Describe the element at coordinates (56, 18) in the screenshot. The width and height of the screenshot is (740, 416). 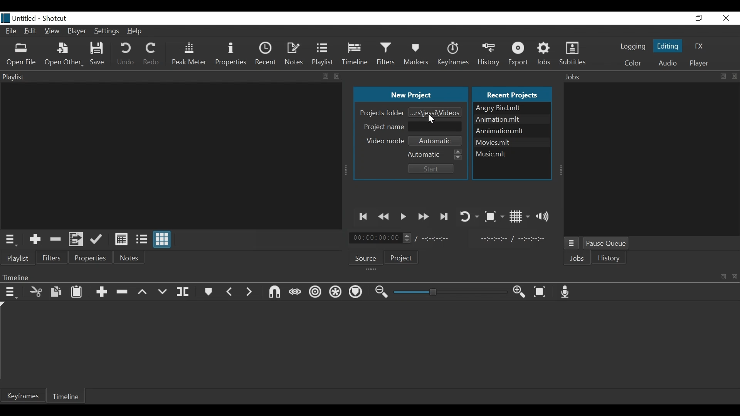
I see `Shotcut` at that location.